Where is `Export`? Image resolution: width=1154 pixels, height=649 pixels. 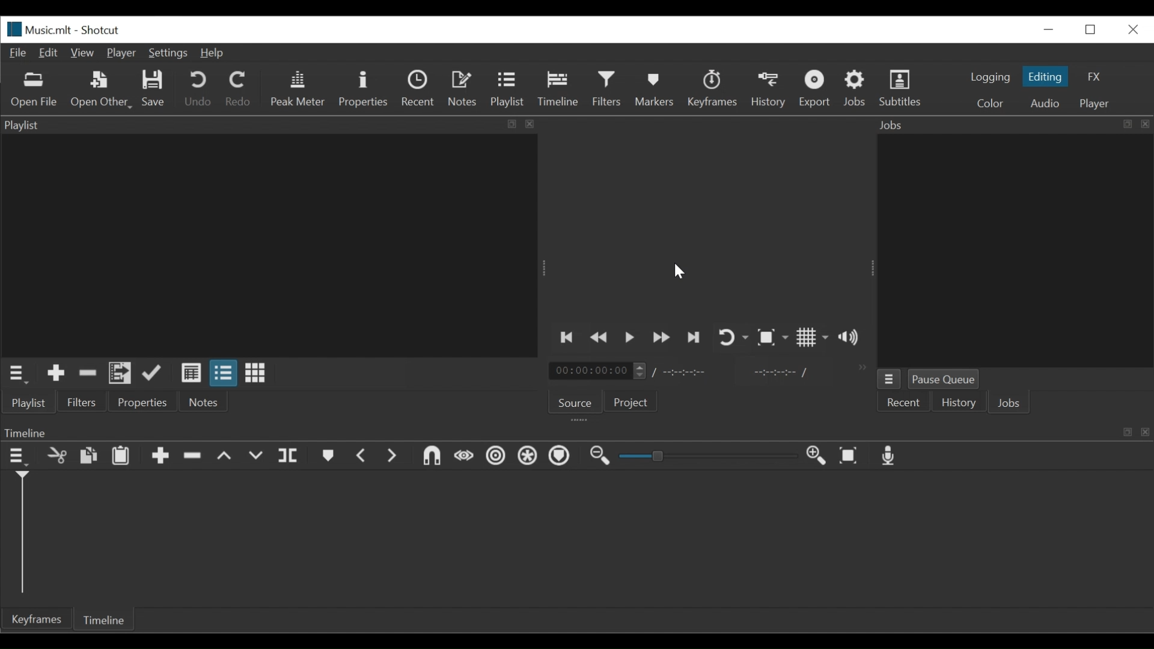
Export is located at coordinates (814, 89).